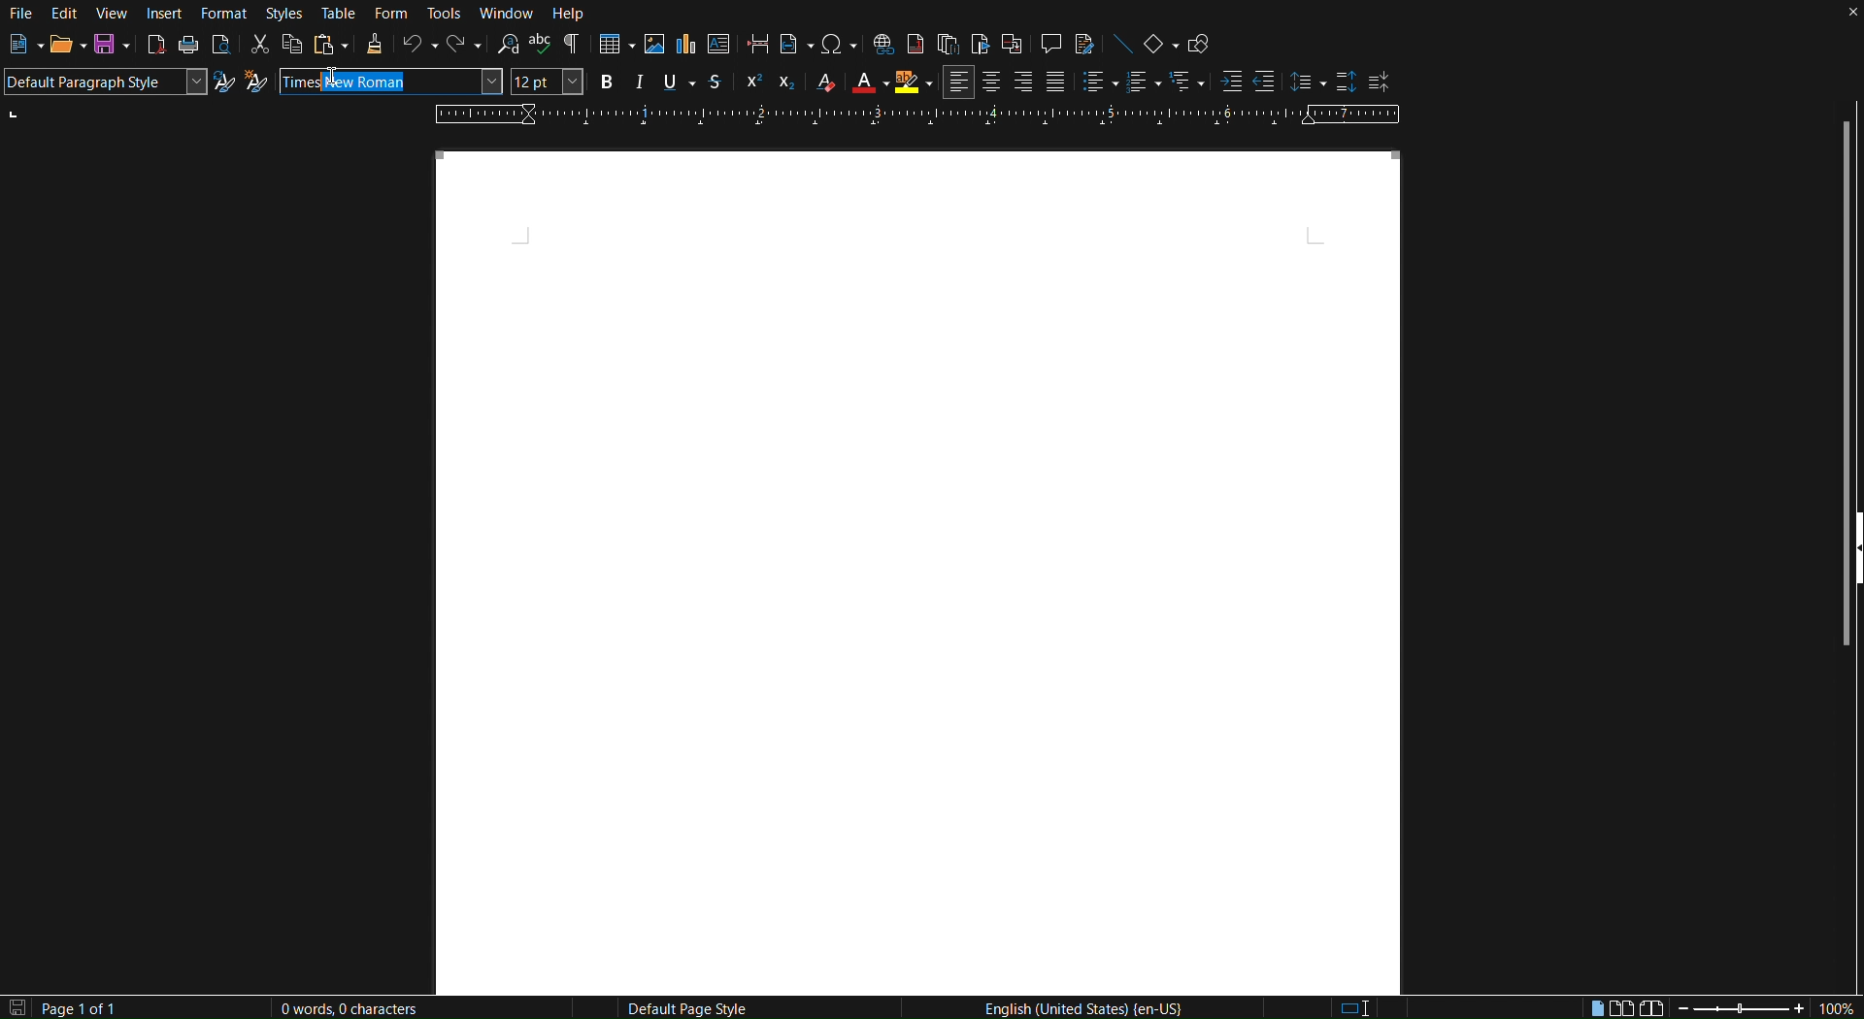 The width and height of the screenshot is (1864, 1019). Describe the element at coordinates (1595, 1005) in the screenshot. I see `Single page view` at that location.